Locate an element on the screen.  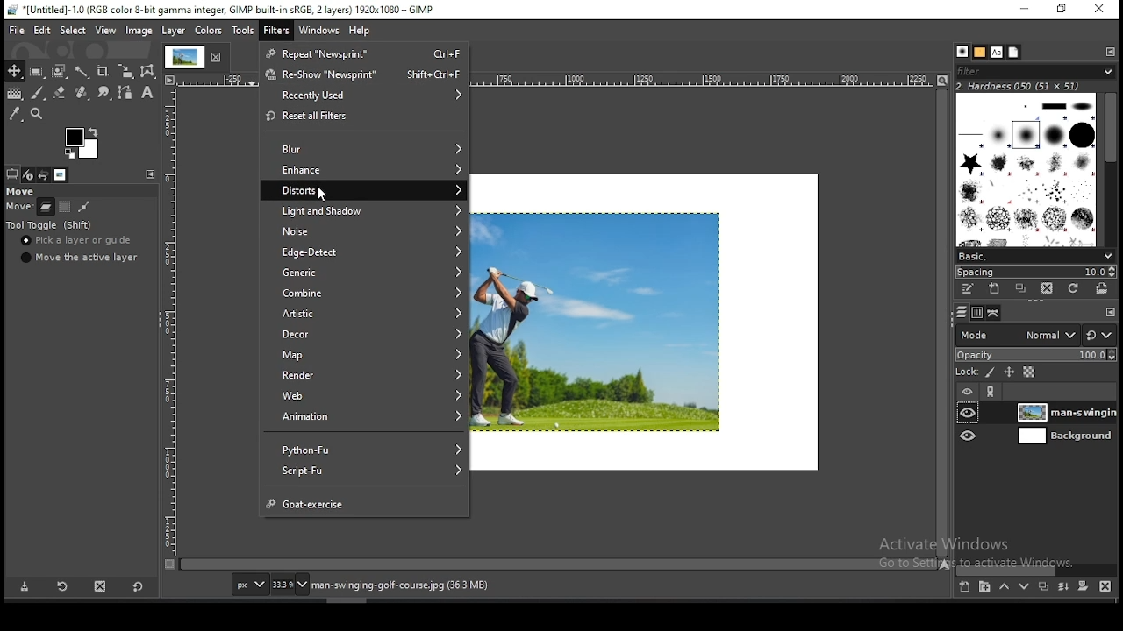
artistic is located at coordinates (364, 315).